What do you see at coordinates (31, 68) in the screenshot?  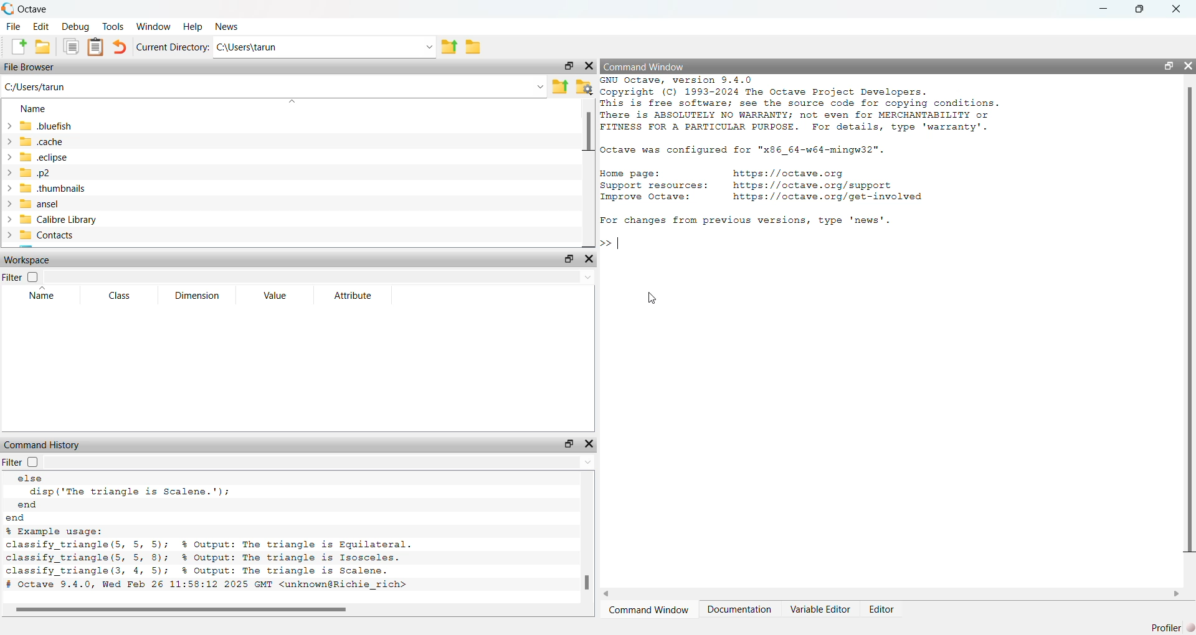 I see `file browser` at bounding box center [31, 68].